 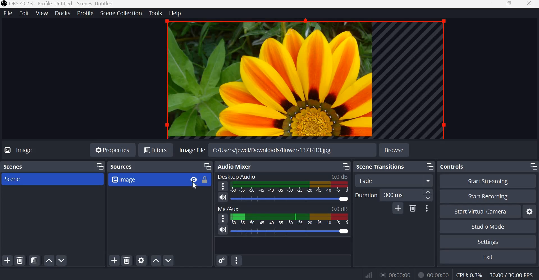 What do you see at coordinates (61, 4) in the screenshot?
I see `OBS 30.3.3 - Profile: Untitled - Scenes: Untitled` at bounding box center [61, 4].